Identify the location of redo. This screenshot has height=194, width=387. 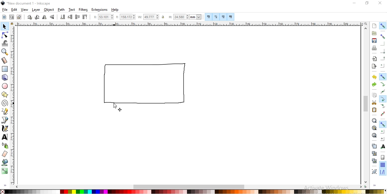
(374, 84).